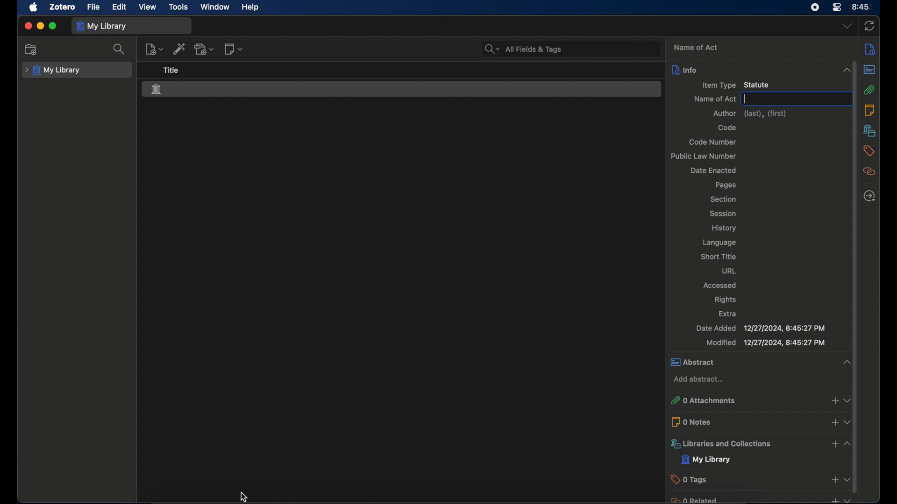  Describe the element at coordinates (61, 7) in the screenshot. I see `zotero` at that location.